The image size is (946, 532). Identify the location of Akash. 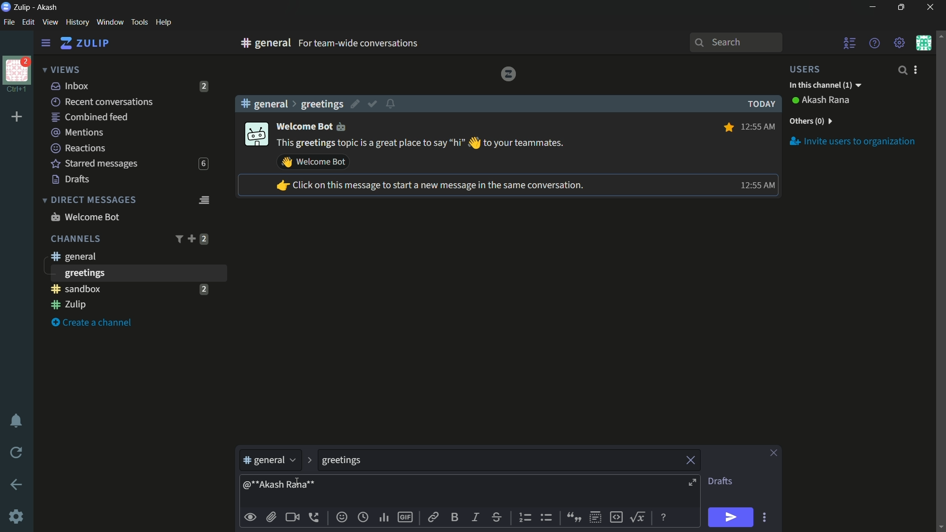
(48, 8).